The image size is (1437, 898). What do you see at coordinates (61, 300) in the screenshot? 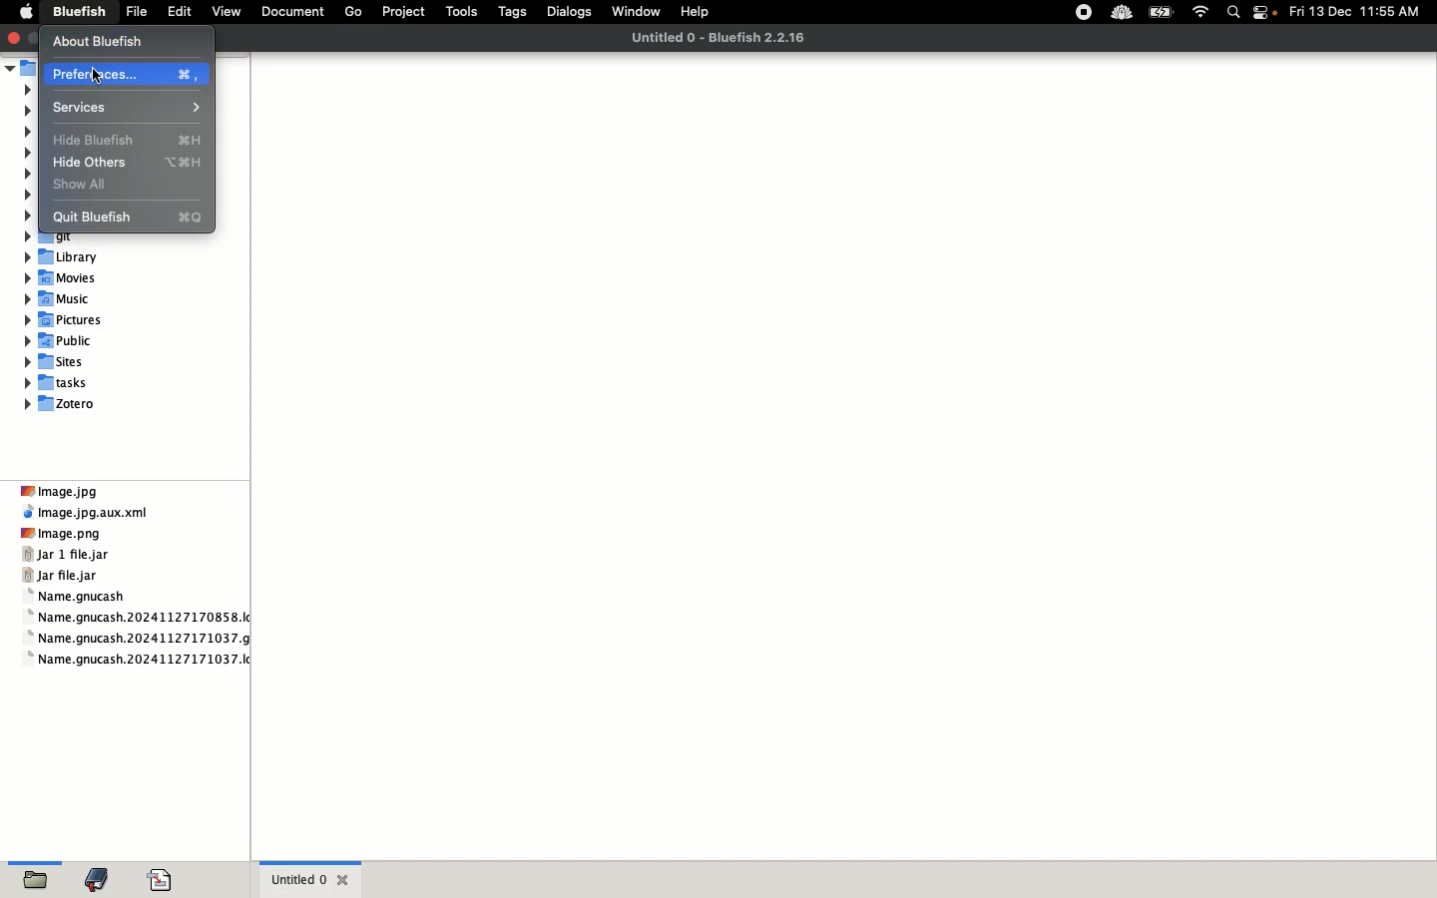
I see `music` at bounding box center [61, 300].